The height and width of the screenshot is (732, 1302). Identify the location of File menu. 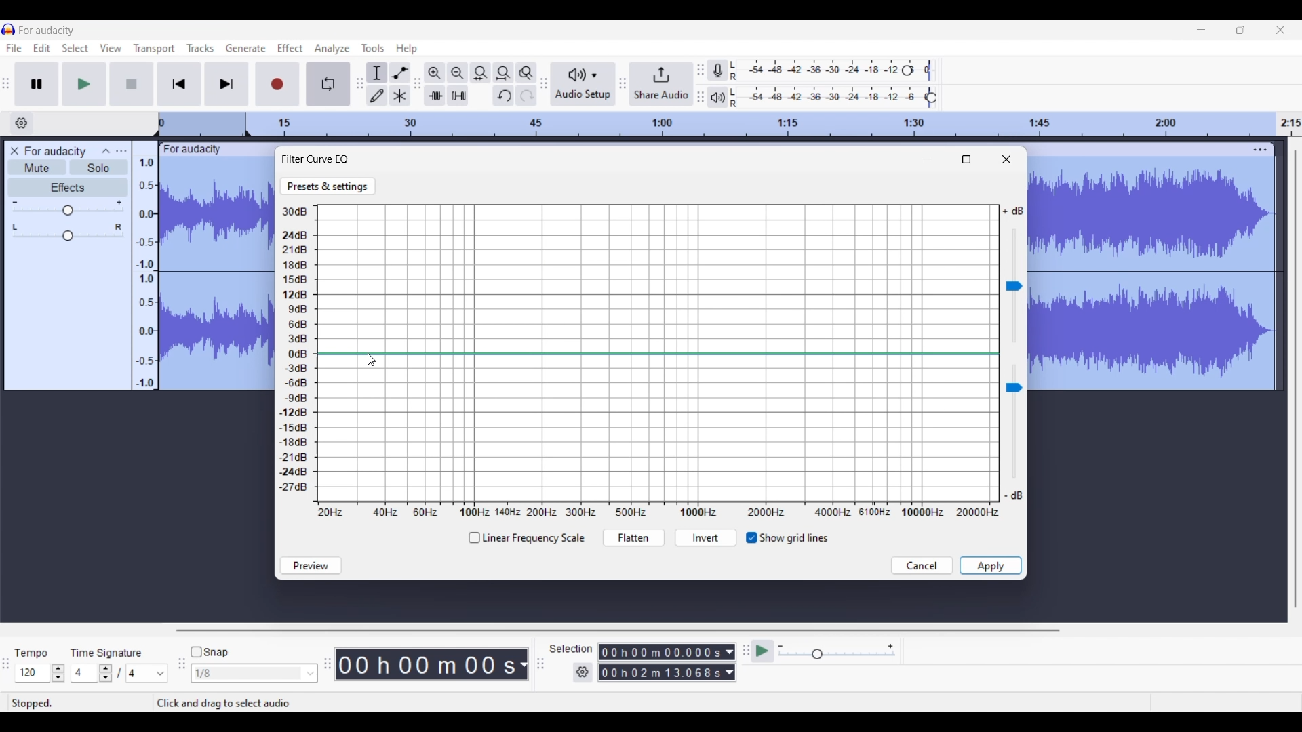
(14, 49).